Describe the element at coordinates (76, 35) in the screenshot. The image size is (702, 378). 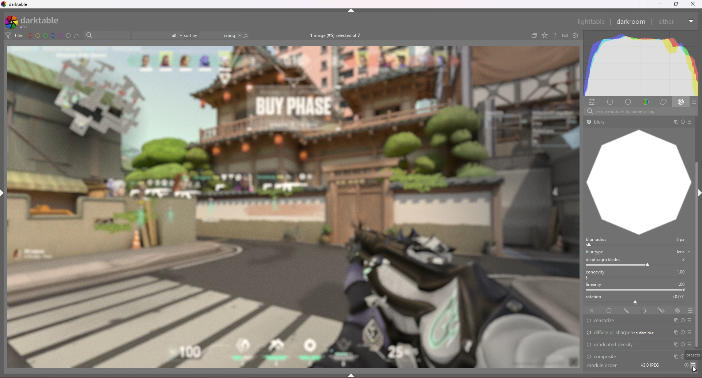
I see `include color label` at that location.